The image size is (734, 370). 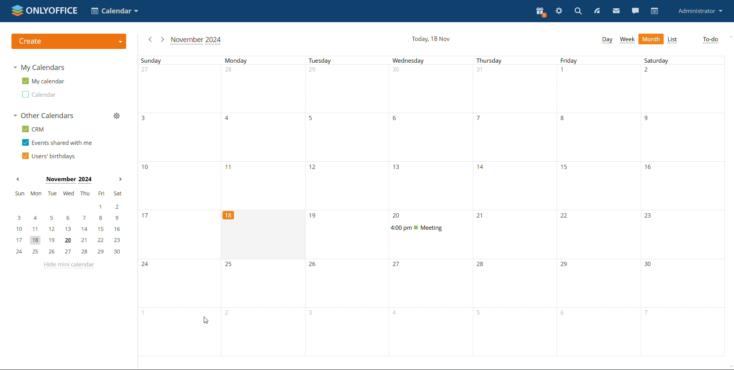 What do you see at coordinates (729, 367) in the screenshot?
I see `scroll down` at bounding box center [729, 367].